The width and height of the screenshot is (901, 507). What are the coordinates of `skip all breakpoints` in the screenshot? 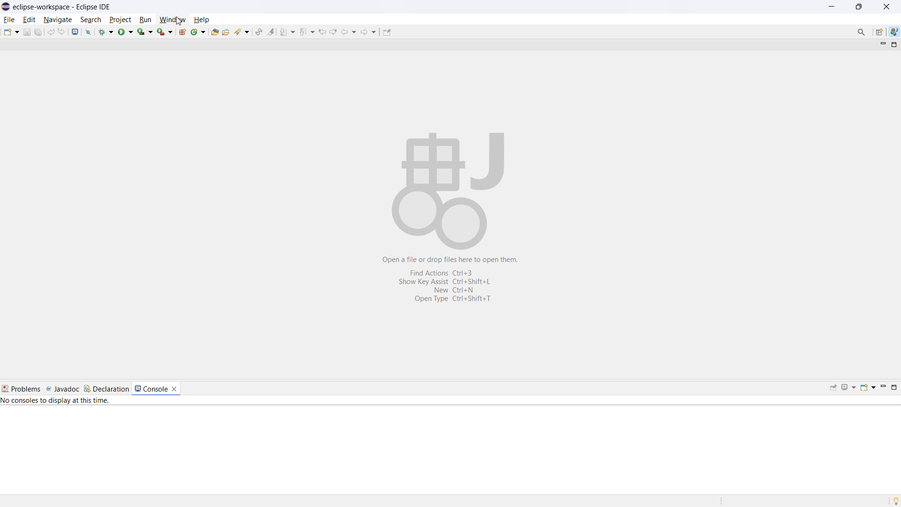 It's located at (89, 31).